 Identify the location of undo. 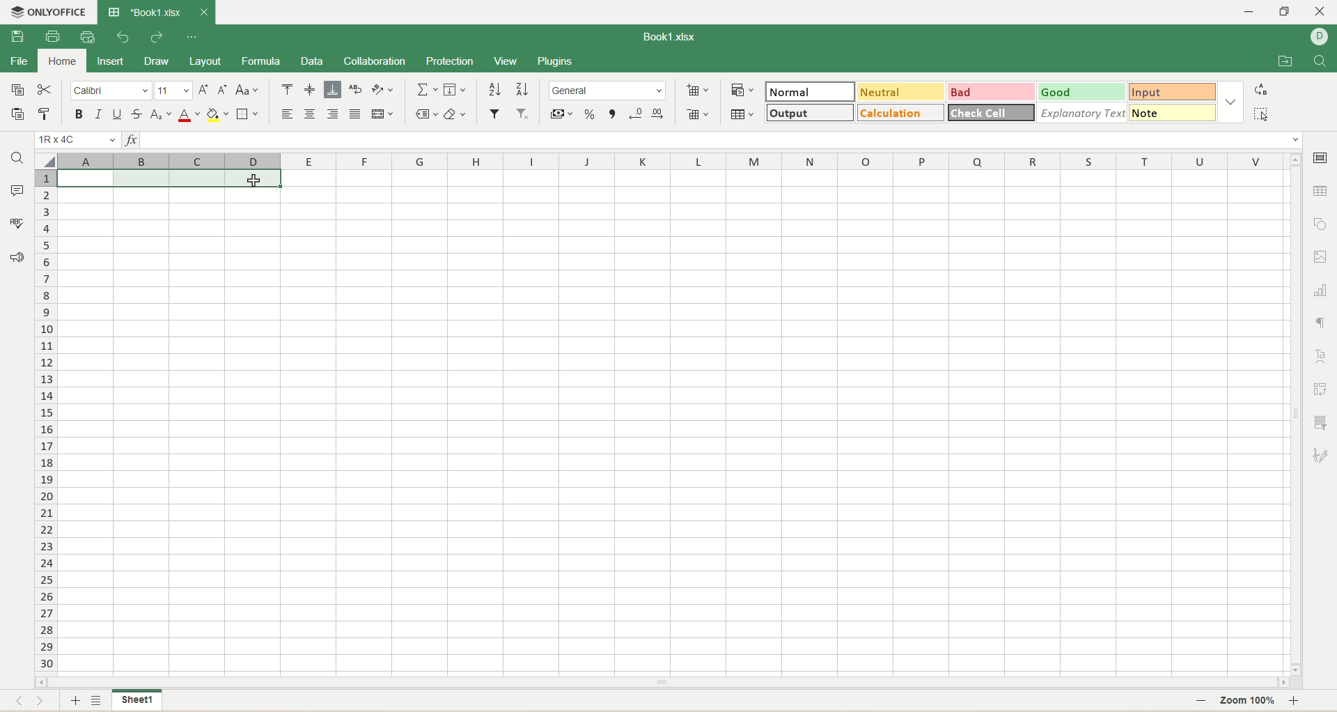
(120, 38).